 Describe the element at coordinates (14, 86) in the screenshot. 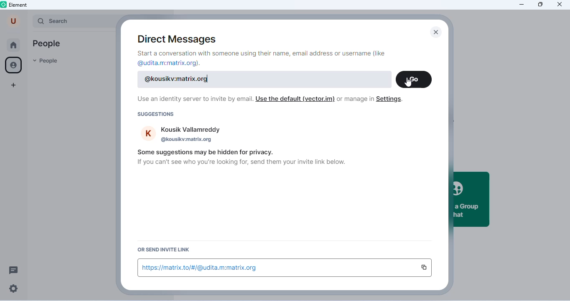

I see `create a space` at that location.